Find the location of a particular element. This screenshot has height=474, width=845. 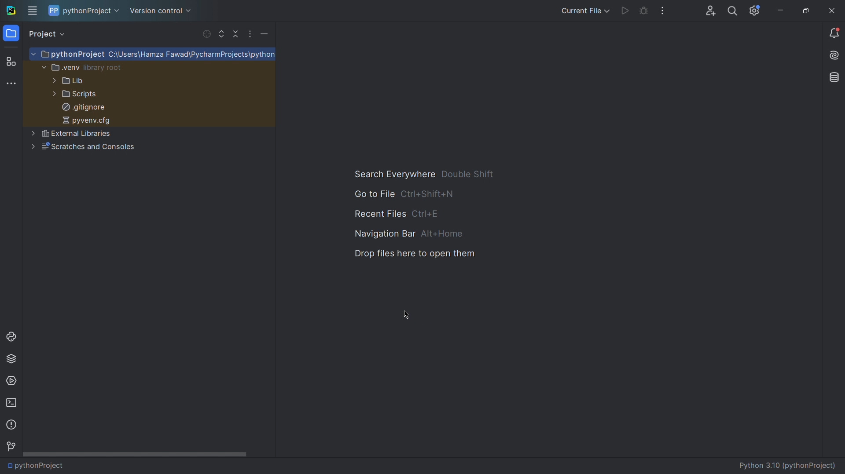

pythonProject is located at coordinates (154, 55).